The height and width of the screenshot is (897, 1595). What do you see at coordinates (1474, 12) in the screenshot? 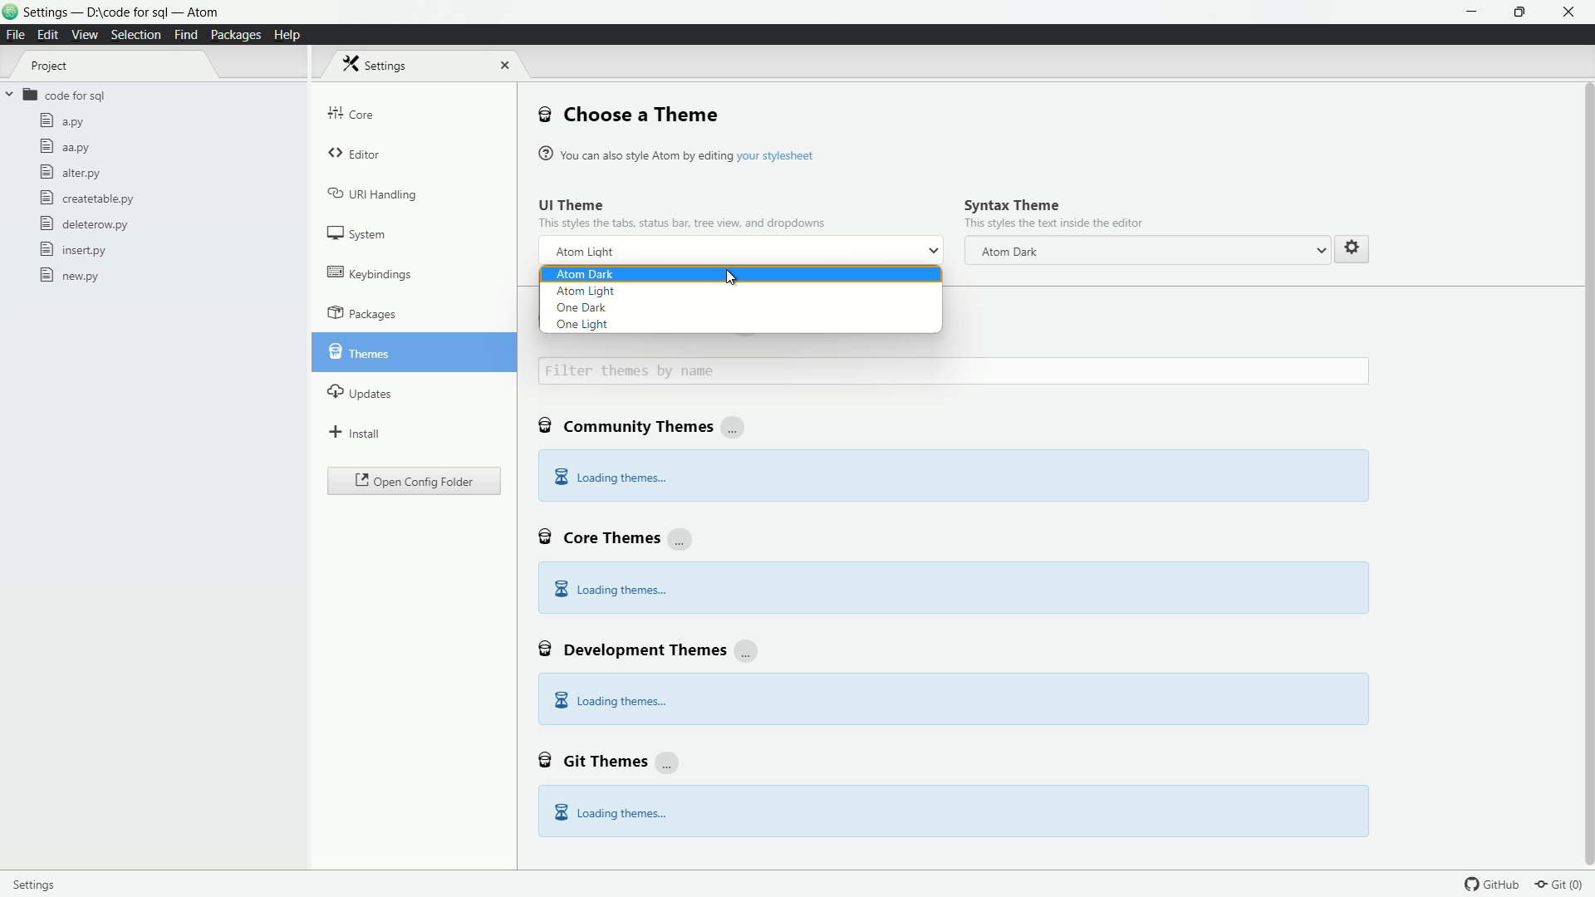
I see `minimize` at bounding box center [1474, 12].